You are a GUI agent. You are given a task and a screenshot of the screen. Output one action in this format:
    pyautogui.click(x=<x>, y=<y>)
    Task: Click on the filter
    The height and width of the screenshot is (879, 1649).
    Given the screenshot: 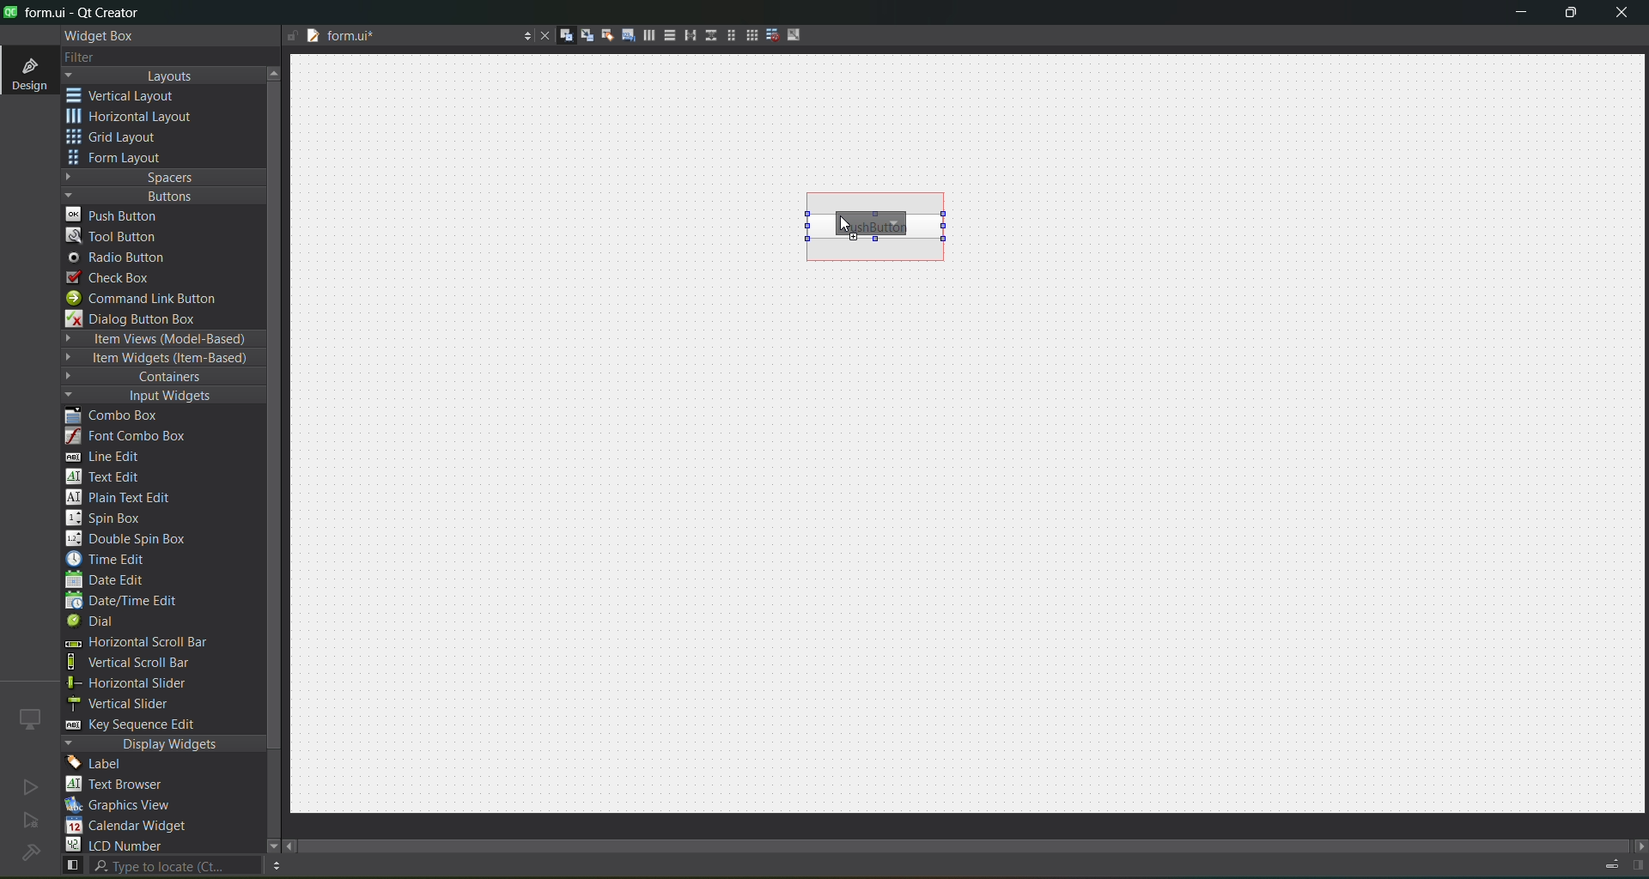 What is the action you would take?
    pyautogui.click(x=93, y=58)
    